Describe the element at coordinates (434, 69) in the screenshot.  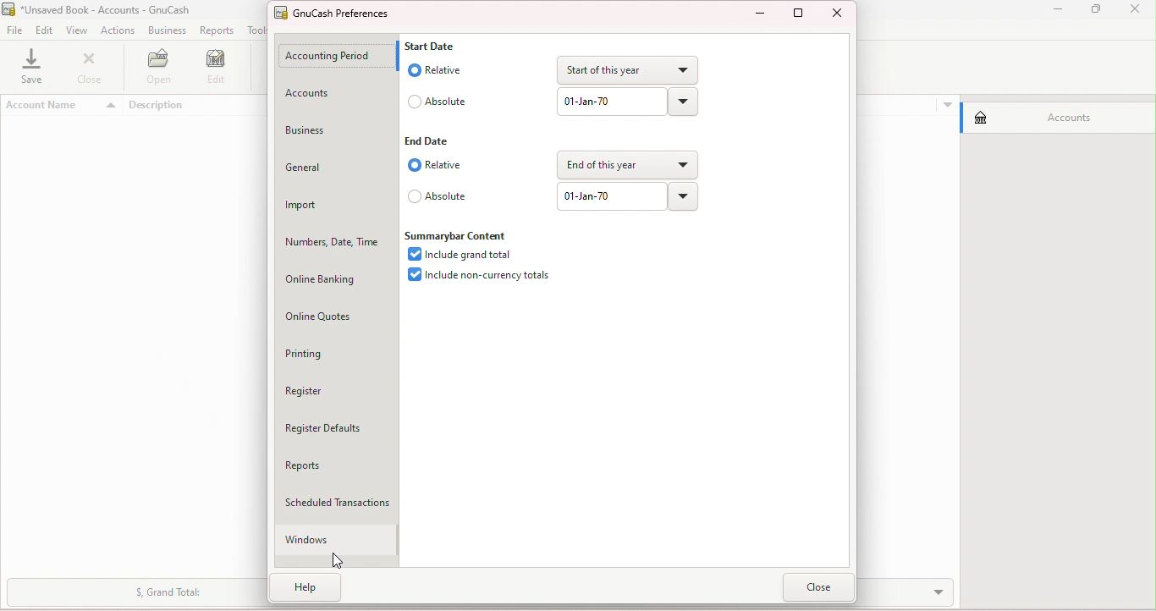
I see `Relative` at that location.